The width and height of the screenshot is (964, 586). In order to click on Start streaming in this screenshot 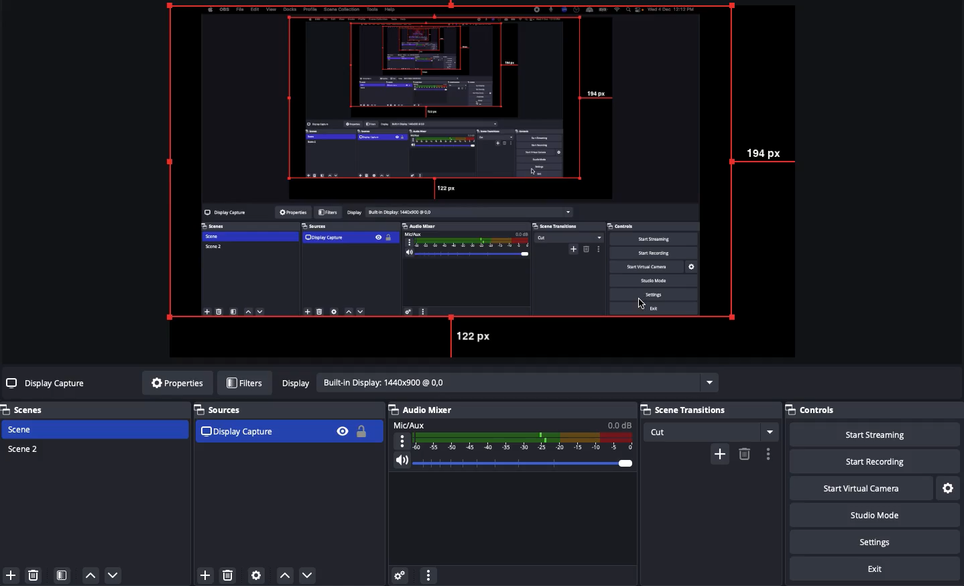, I will do `click(886, 434)`.